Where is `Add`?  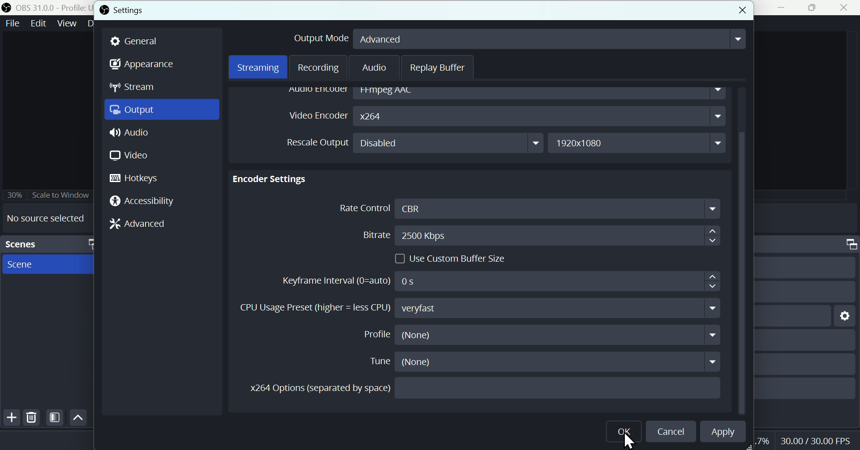 Add is located at coordinates (10, 417).